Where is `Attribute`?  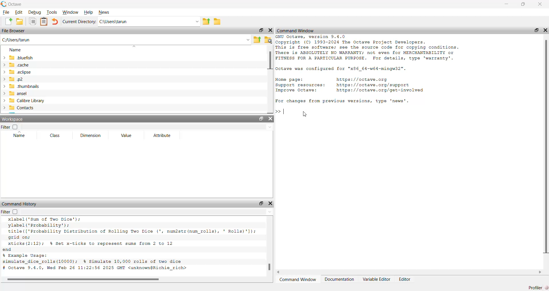
Attribute is located at coordinates (162, 136).